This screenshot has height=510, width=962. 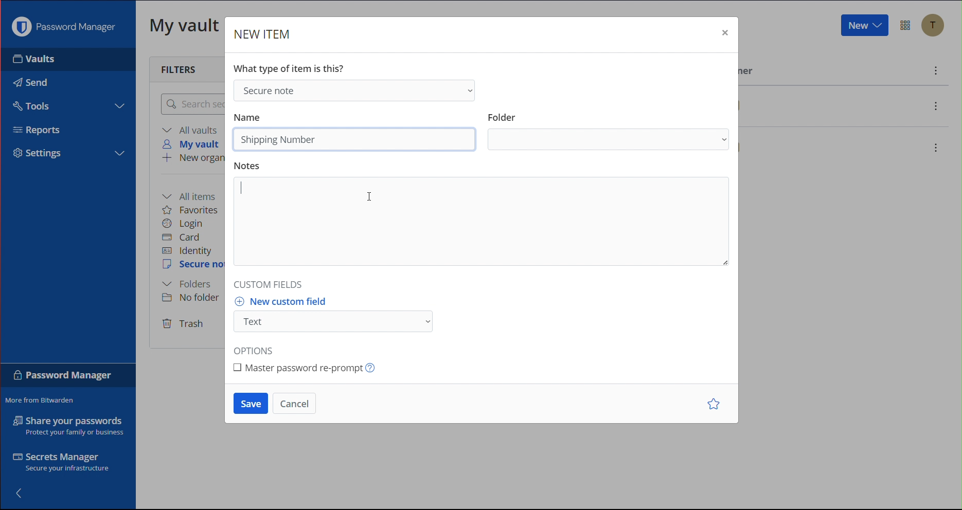 What do you see at coordinates (190, 299) in the screenshot?
I see `No folder` at bounding box center [190, 299].